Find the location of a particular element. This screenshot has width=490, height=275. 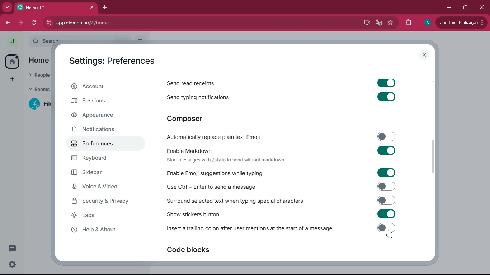

Send read receipts is located at coordinates (284, 82).